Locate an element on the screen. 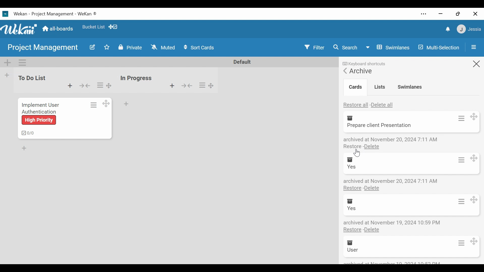 The width and height of the screenshot is (484, 272). notifications is located at coordinates (448, 29).